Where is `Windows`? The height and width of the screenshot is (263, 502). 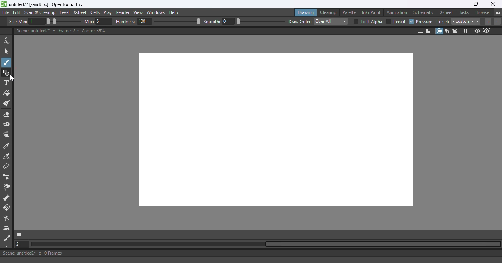
Windows is located at coordinates (156, 13).